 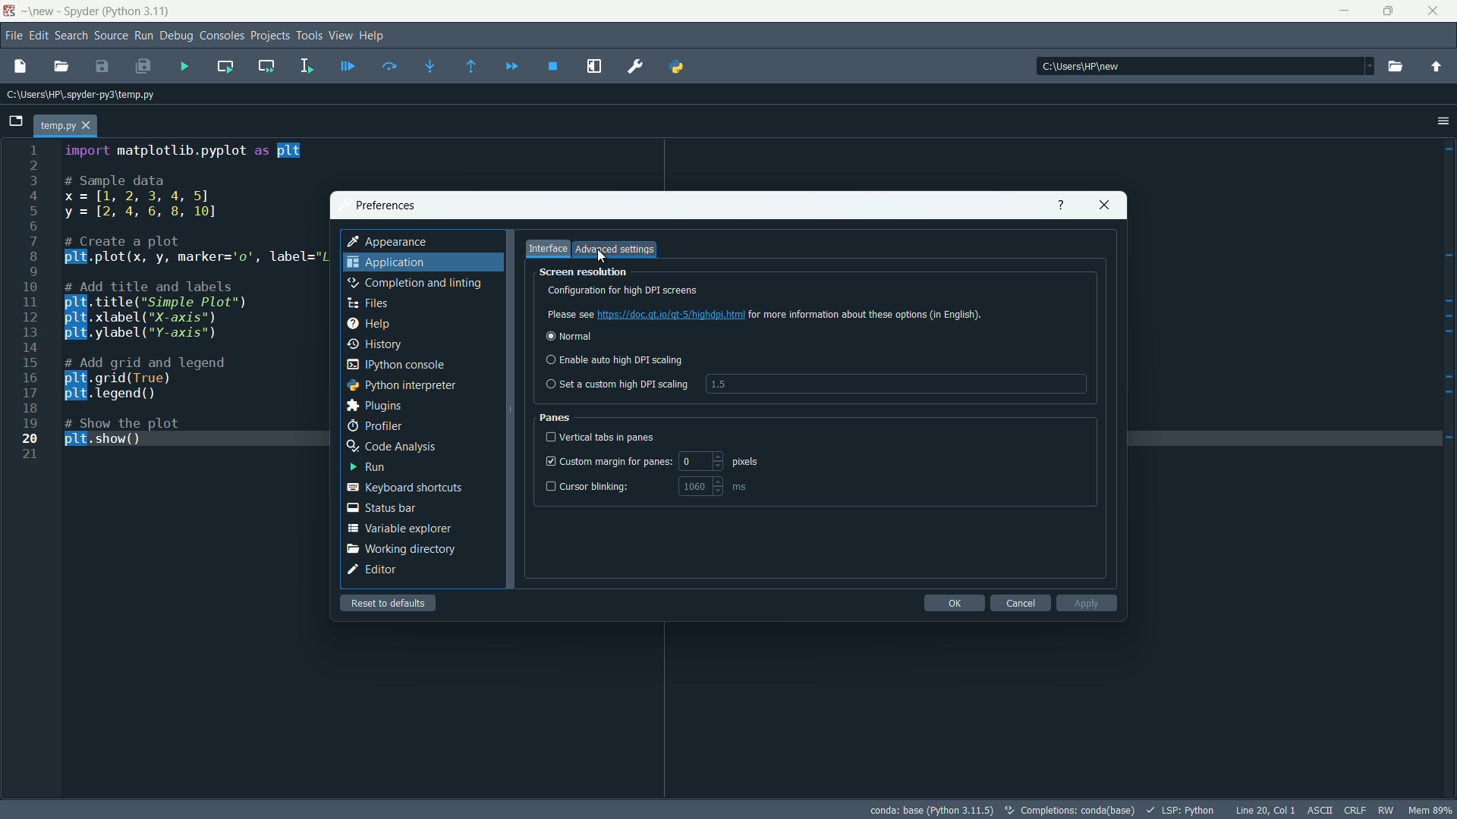 What do you see at coordinates (11, 36) in the screenshot?
I see `file` at bounding box center [11, 36].